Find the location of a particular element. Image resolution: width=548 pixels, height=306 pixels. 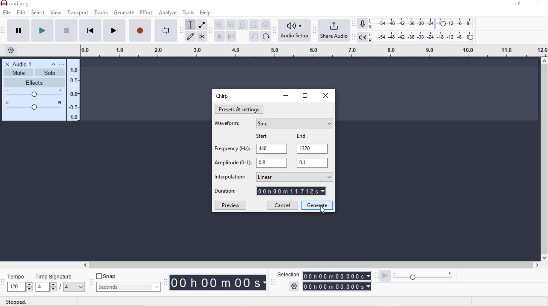

Open menu is located at coordinates (62, 65).